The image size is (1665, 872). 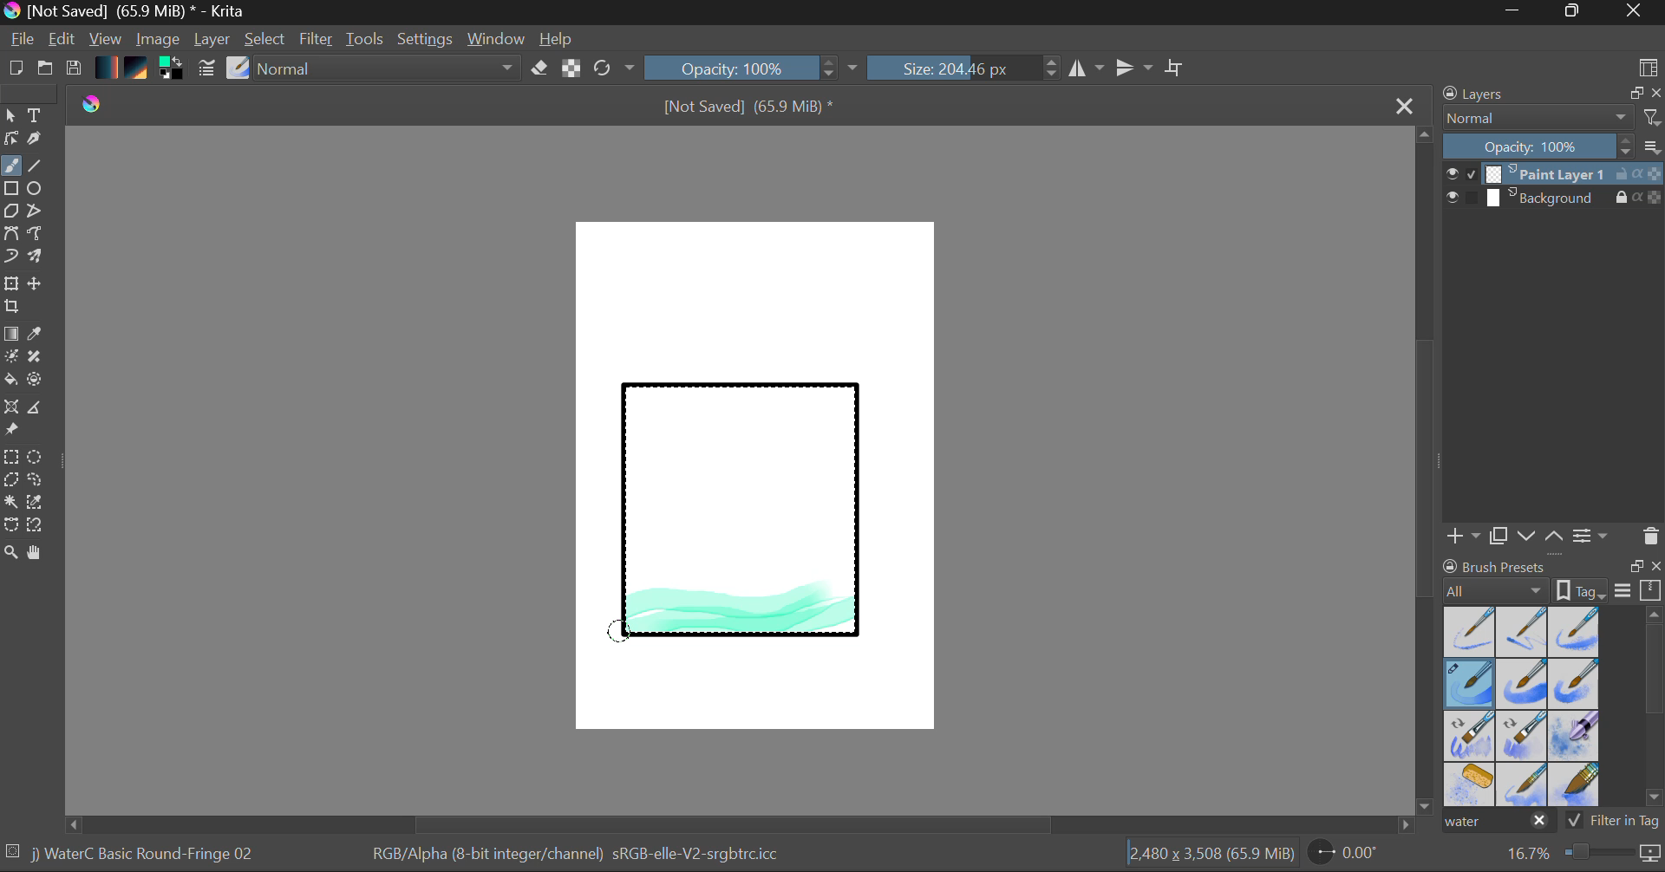 What do you see at coordinates (10, 257) in the screenshot?
I see `Dynamic Brush` at bounding box center [10, 257].